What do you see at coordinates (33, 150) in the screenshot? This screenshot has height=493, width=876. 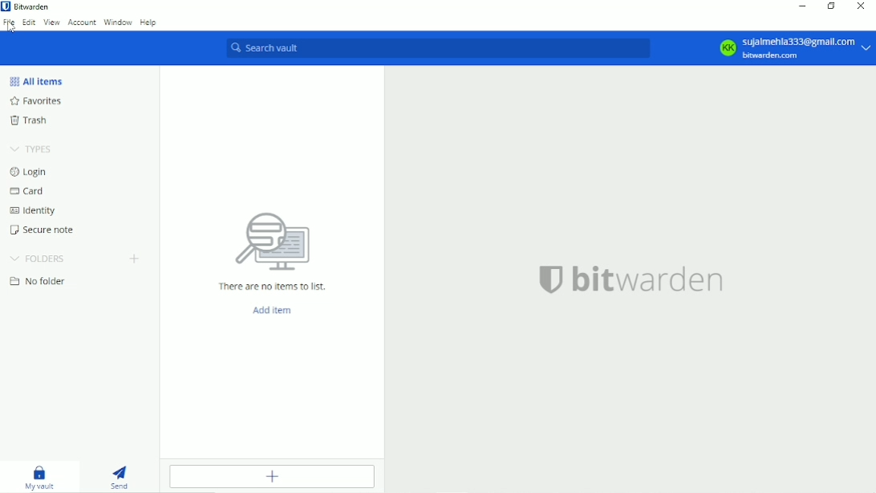 I see `Types` at bounding box center [33, 150].